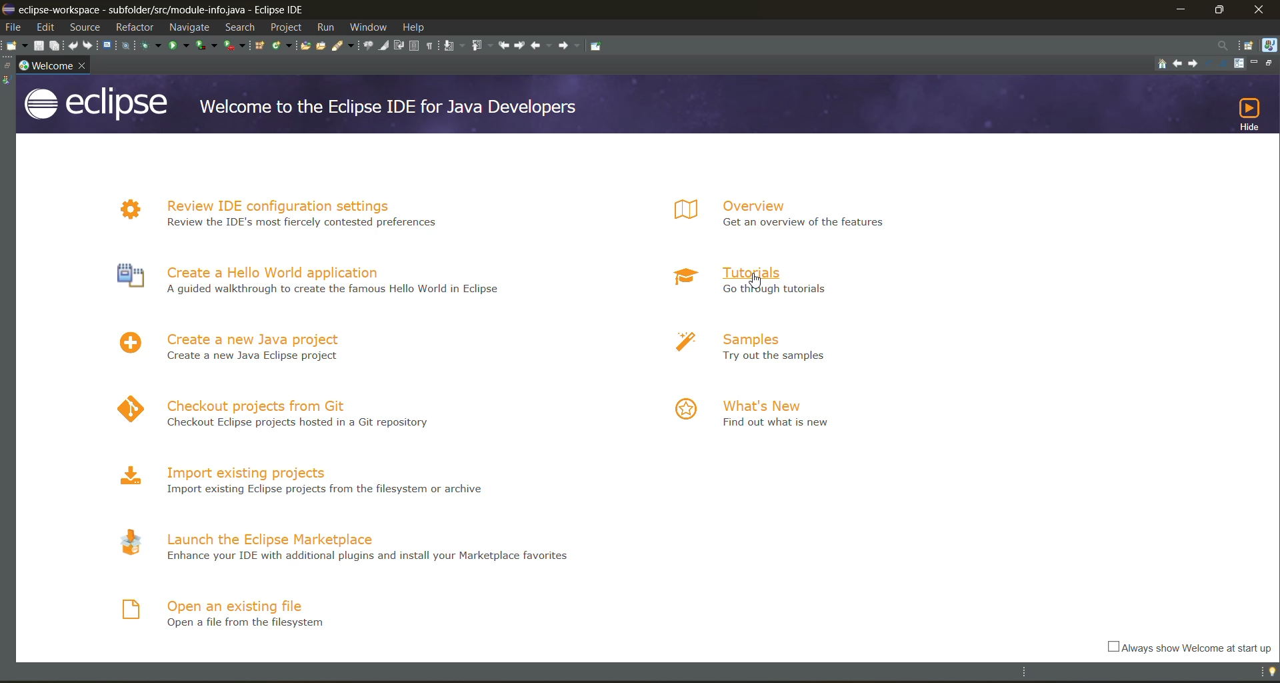 Image resolution: width=1280 pixels, height=683 pixels. Describe the element at coordinates (386, 46) in the screenshot. I see `toggle mark occurences` at that location.